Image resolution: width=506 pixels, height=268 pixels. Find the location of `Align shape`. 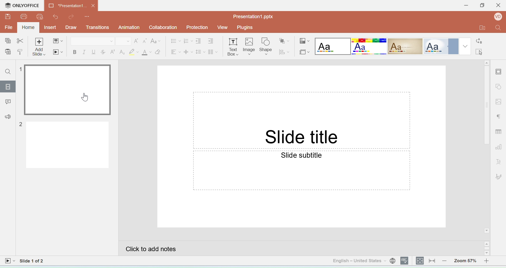

Align shape is located at coordinates (285, 52).